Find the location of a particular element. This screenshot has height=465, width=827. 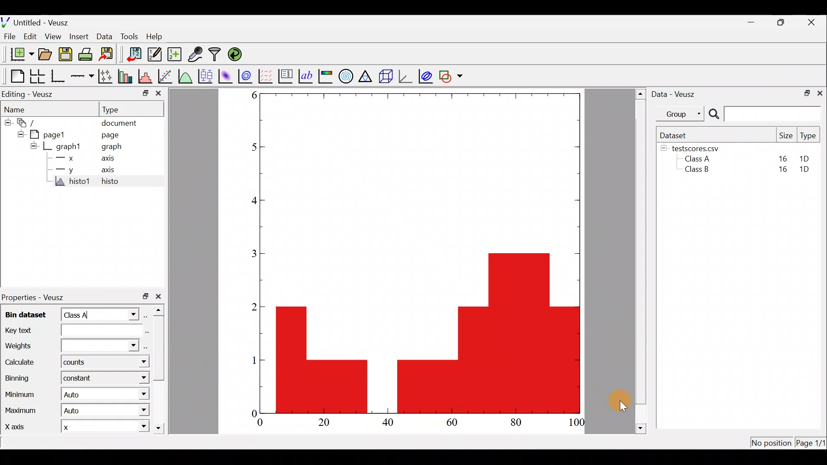

testscores.csv is located at coordinates (700, 148).